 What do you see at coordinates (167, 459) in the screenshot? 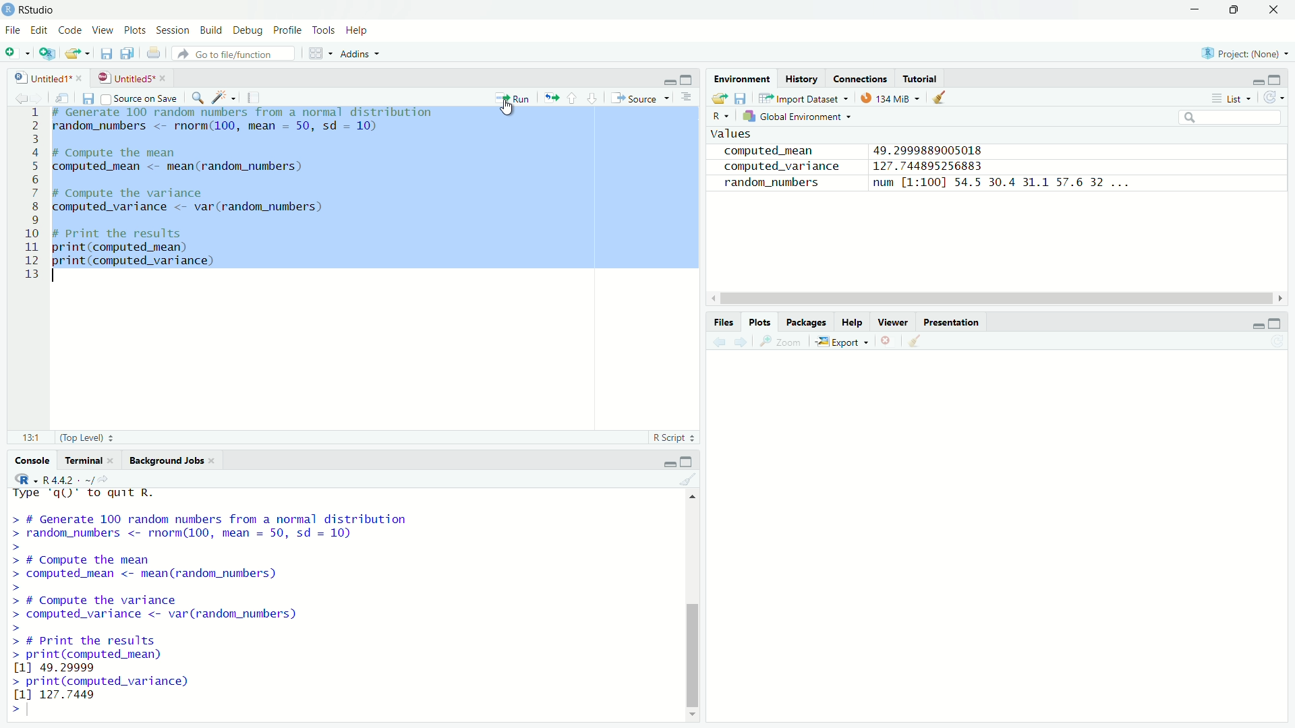
I see `background jobs` at bounding box center [167, 459].